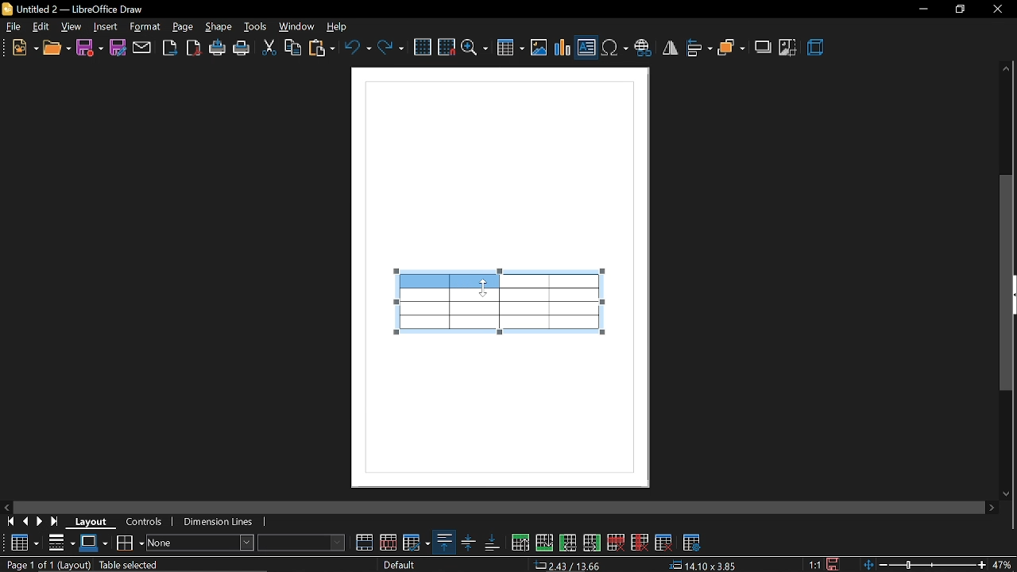 This screenshot has height=572, width=1017. What do you see at coordinates (614, 45) in the screenshot?
I see `insert symbol` at bounding box center [614, 45].